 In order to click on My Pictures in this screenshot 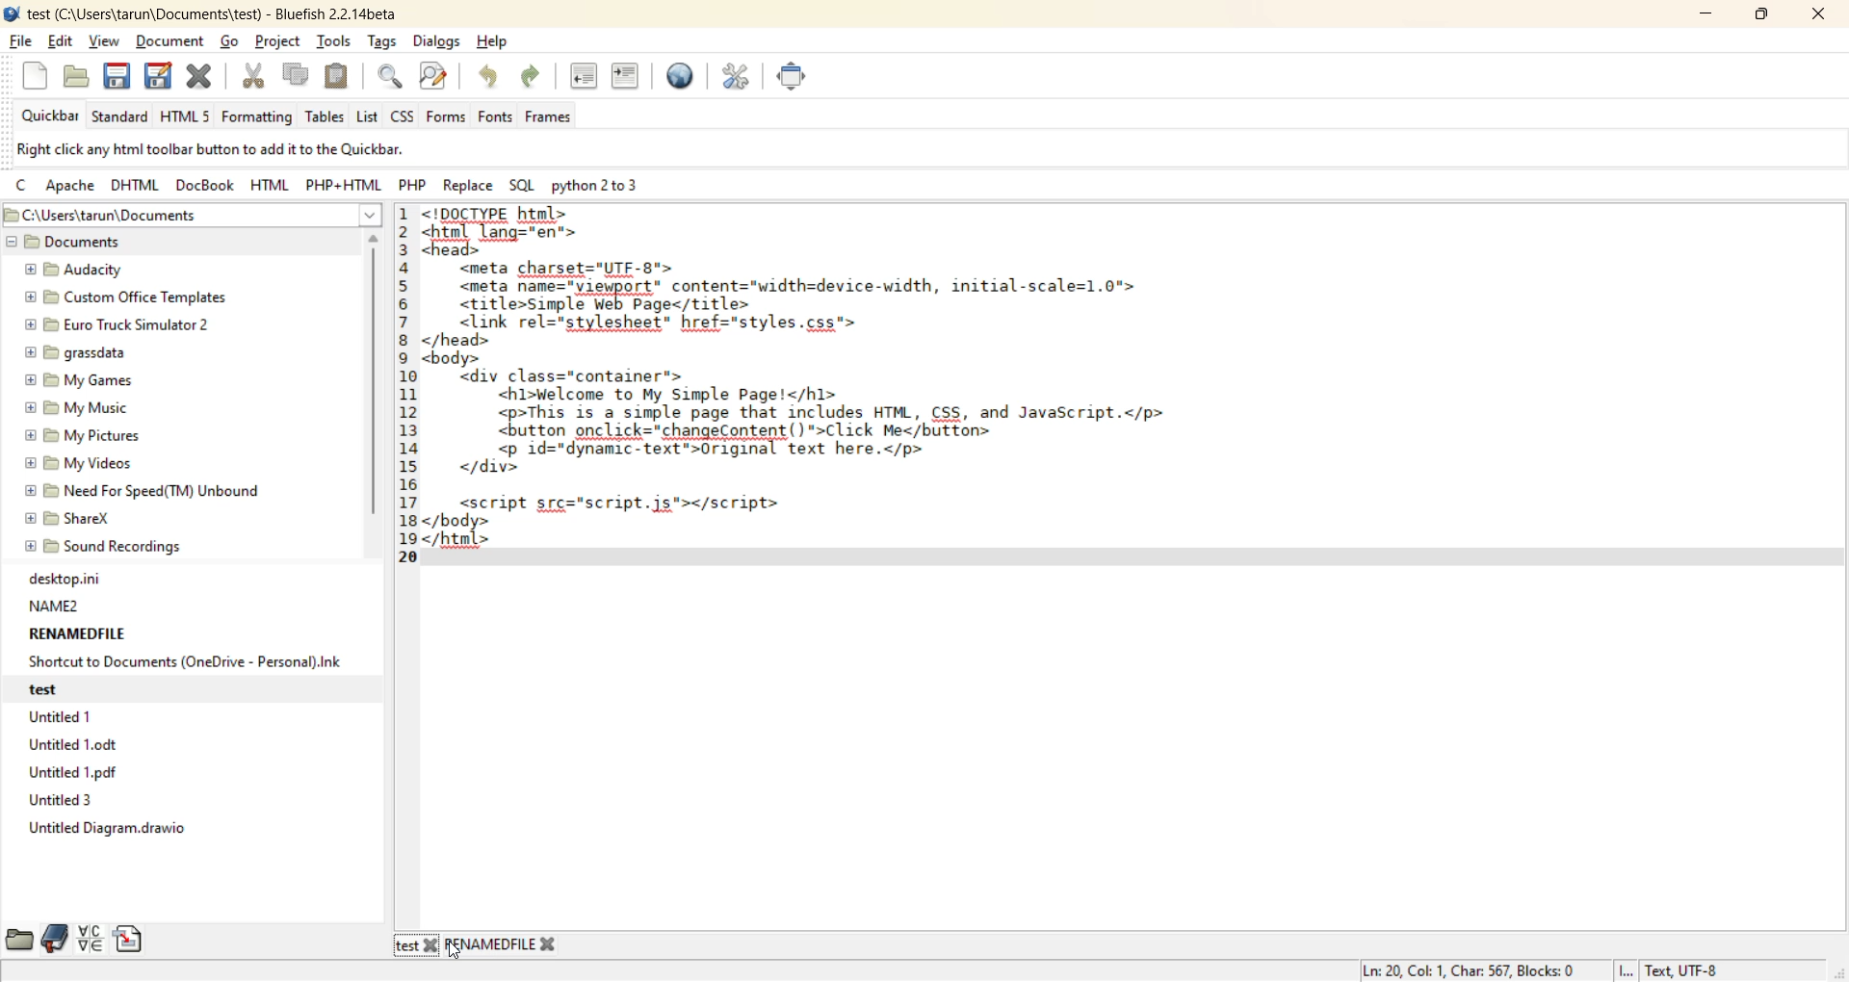, I will do `click(79, 433)`.